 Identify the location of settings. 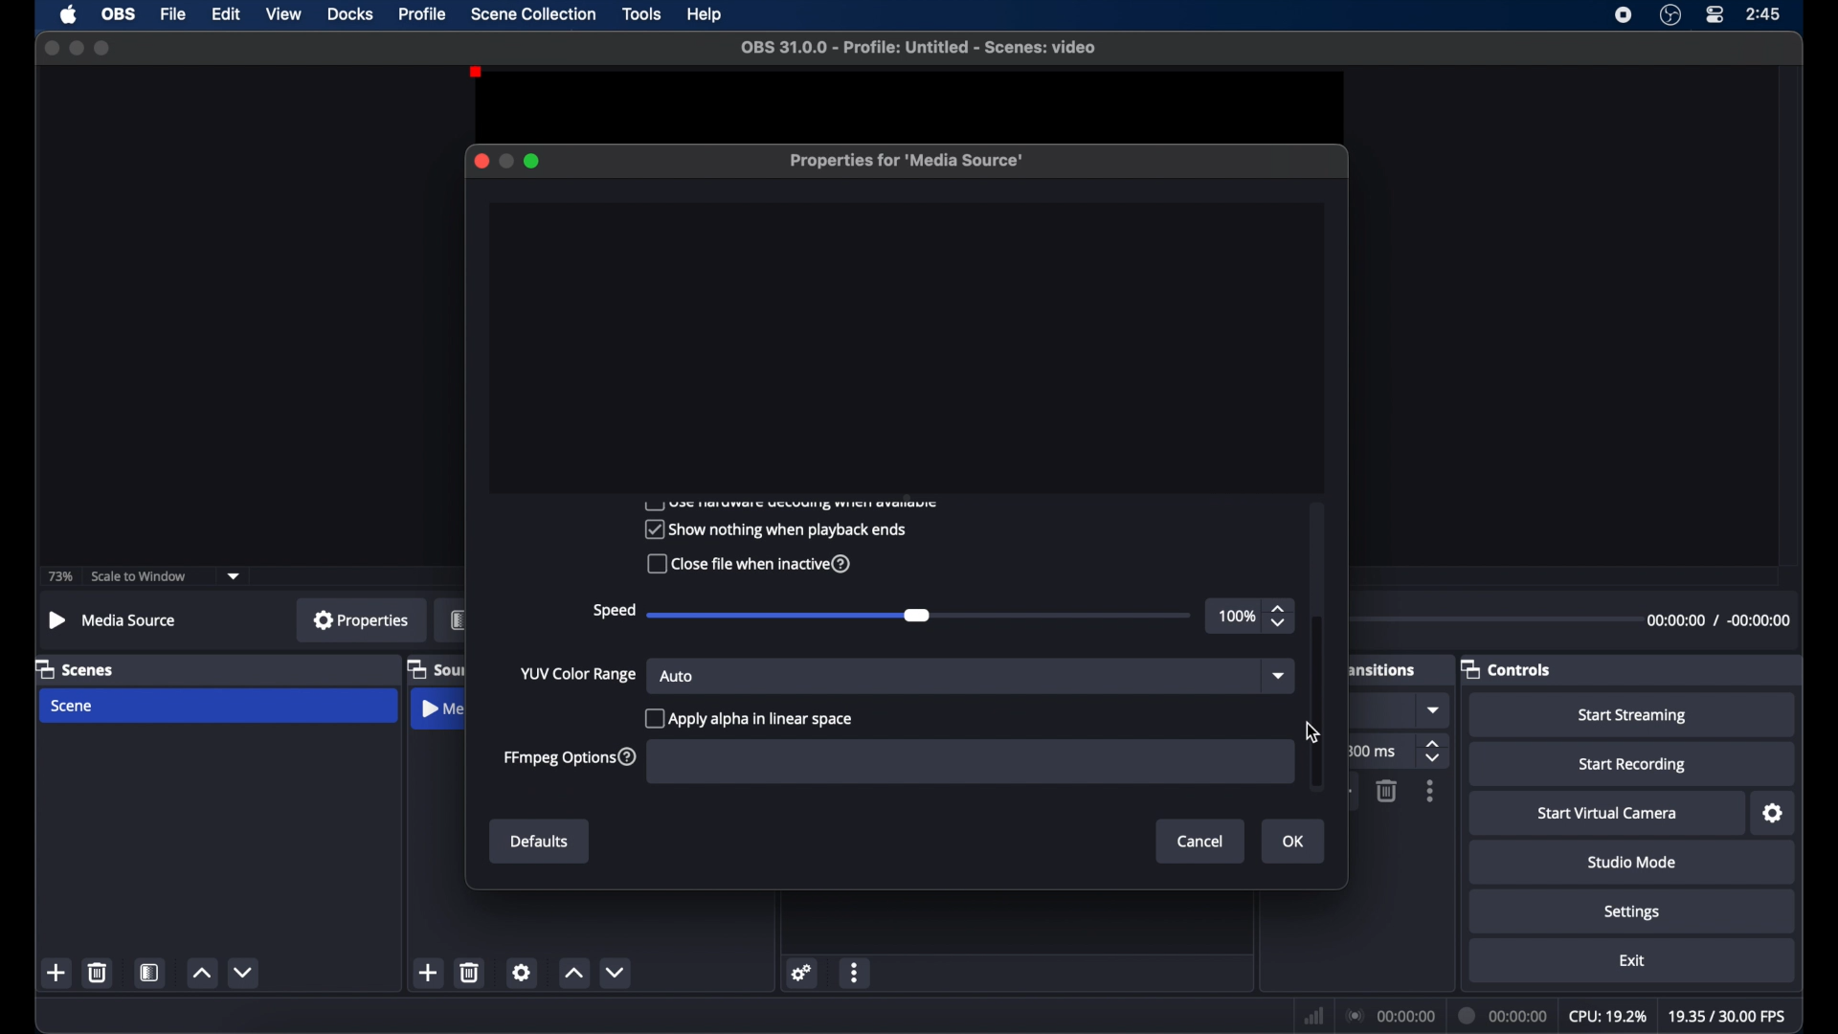
(1774, 814).